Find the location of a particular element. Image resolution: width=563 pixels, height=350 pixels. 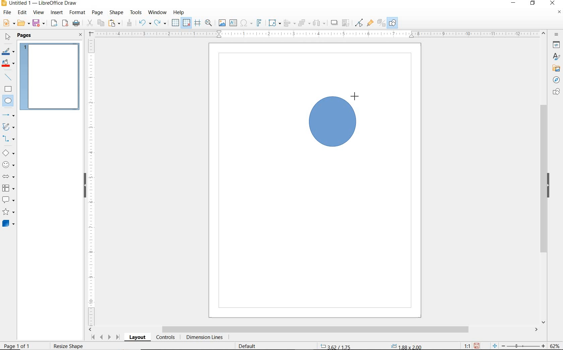

SIDEBAR SETTINGS is located at coordinates (557, 35).